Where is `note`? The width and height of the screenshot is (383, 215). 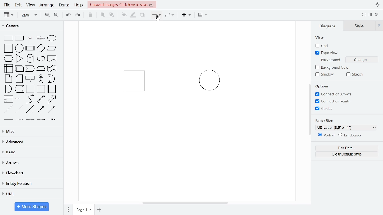 note is located at coordinates (9, 79).